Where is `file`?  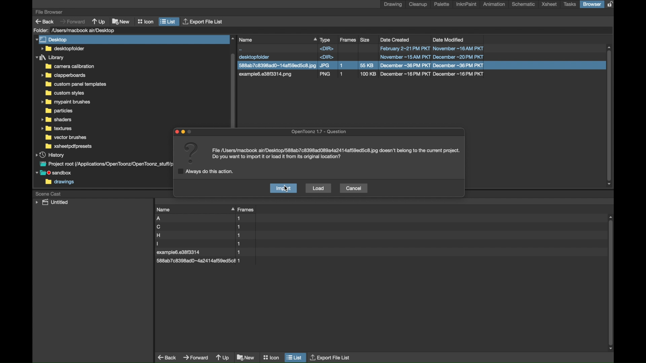 file is located at coordinates (198, 235).